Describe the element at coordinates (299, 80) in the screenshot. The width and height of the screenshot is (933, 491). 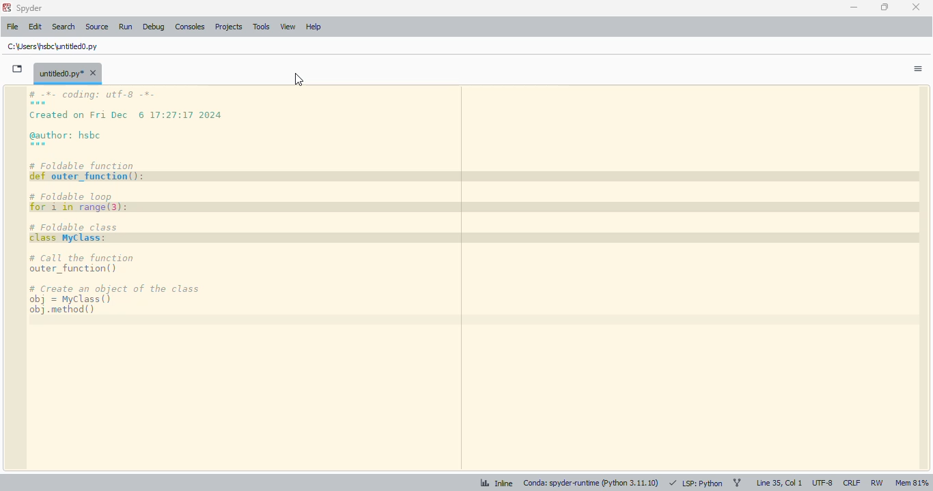
I see `cursor` at that location.